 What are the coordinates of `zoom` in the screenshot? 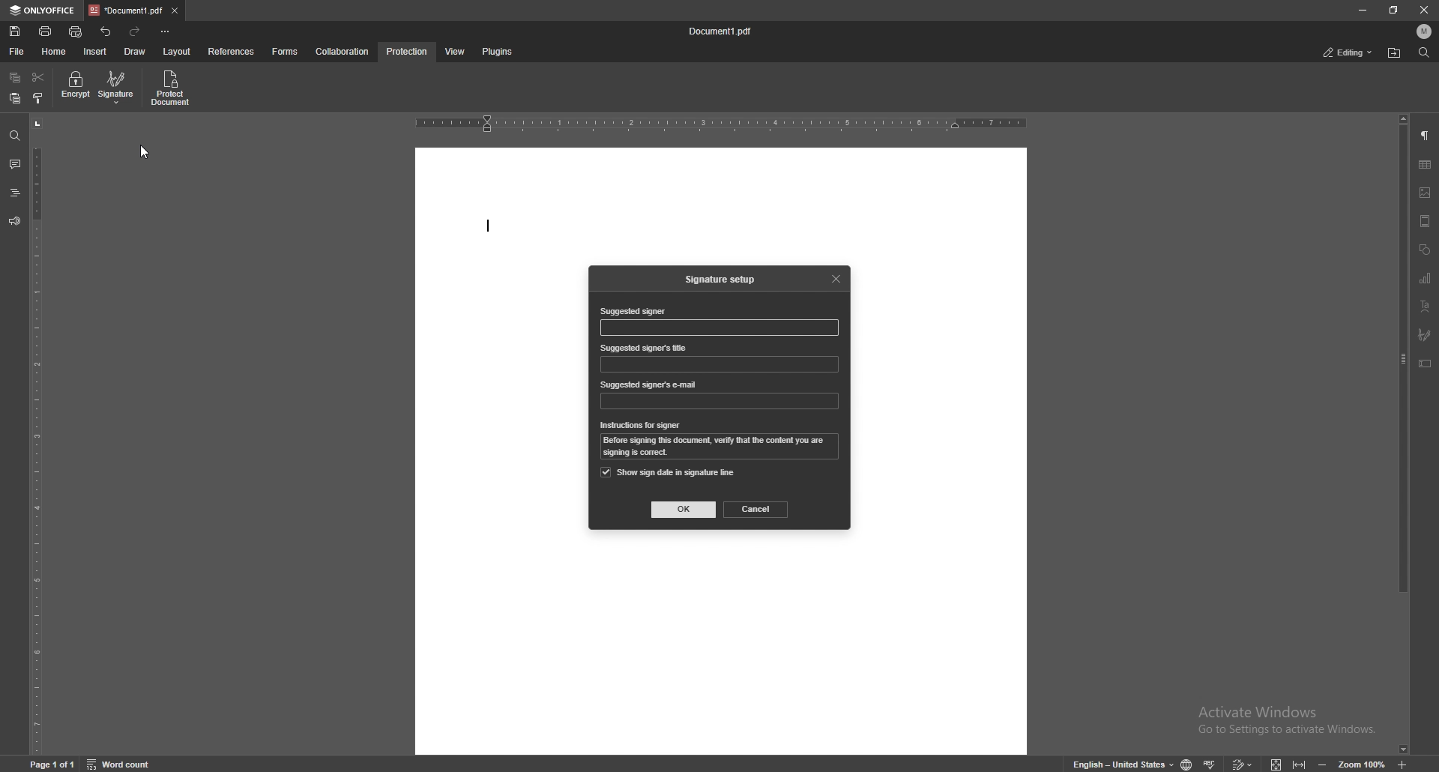 It's located at (1351, 764).